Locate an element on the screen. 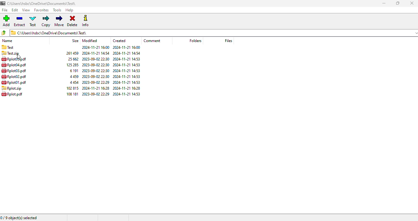 This screenshot has width=418, height=221. copy is located at coordinates (46, 21).